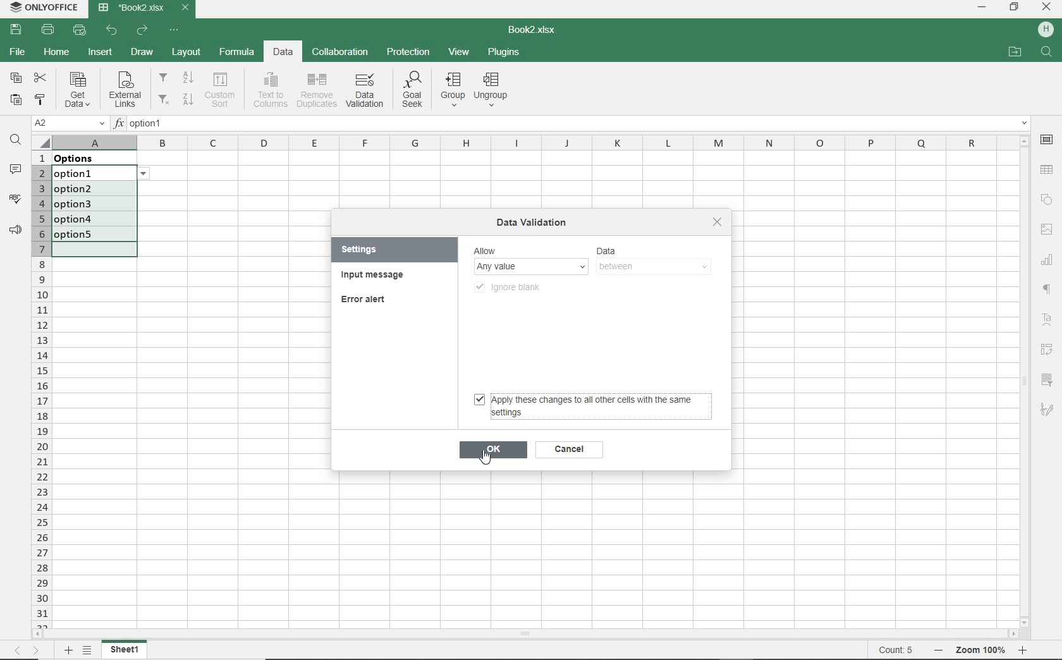  I want to click on DATA, so click(656, 249).